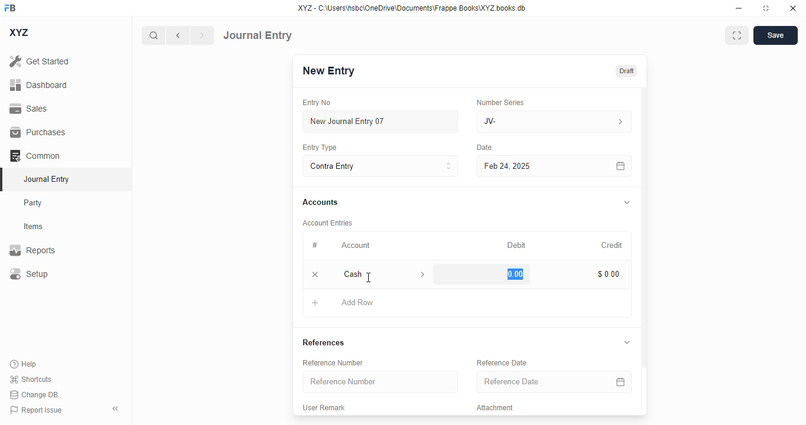 This screenshot has height=425, width=806. I want to click on draft, so click(627, 70).